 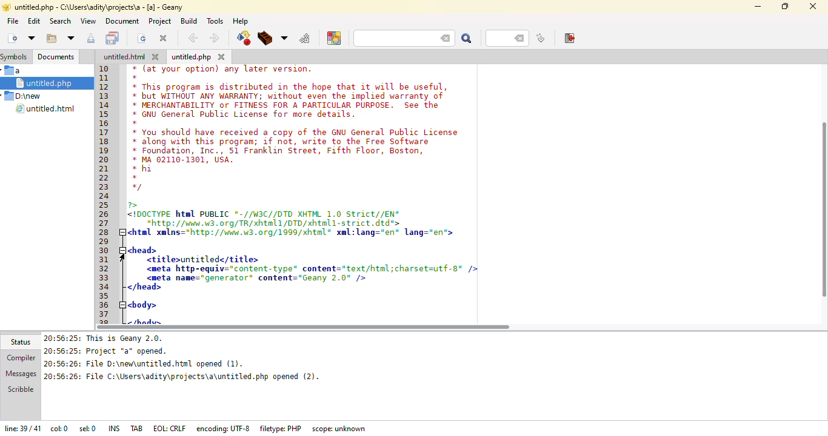 I want to click on collapse, so click(x=124, y=305).